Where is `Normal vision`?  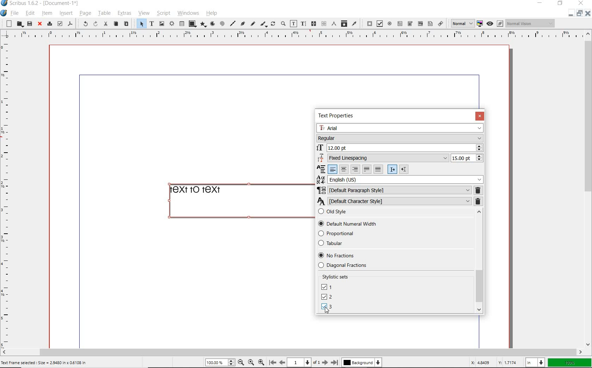 Normal vision is located at coordinates (530, 24).